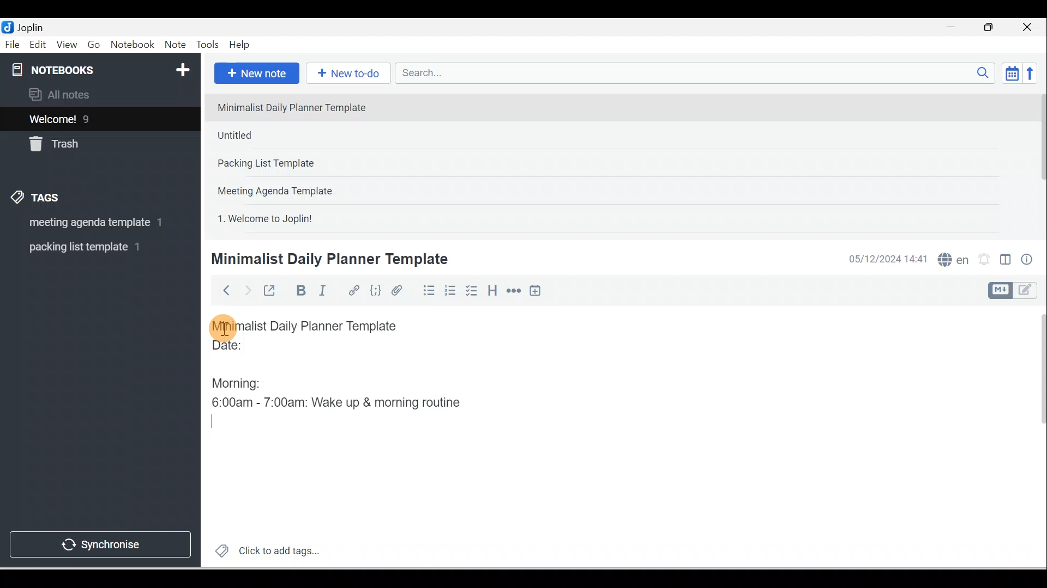 The height and width of the screenshot is (588, 1047). Describe the element at coordinates (1035, 437) in the screenshot. I see `Scroll bar` at that location.